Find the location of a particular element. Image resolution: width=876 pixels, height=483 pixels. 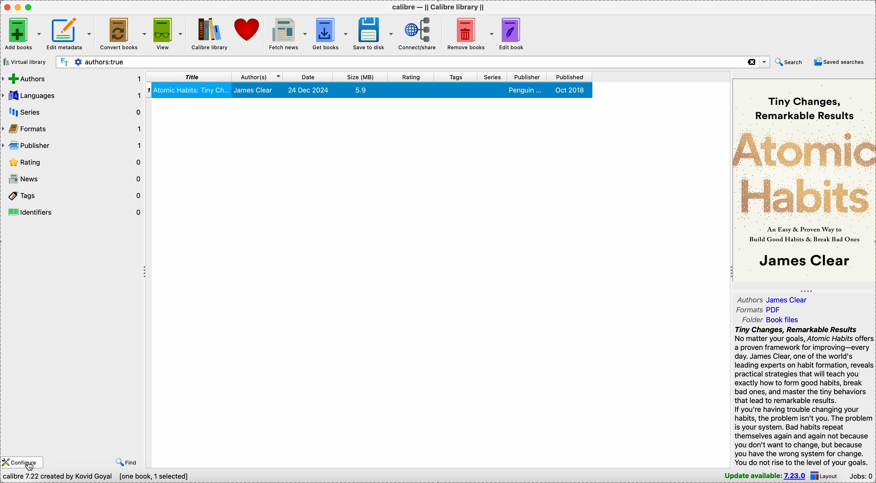

close Calibre is located at coordinates (6, 6).